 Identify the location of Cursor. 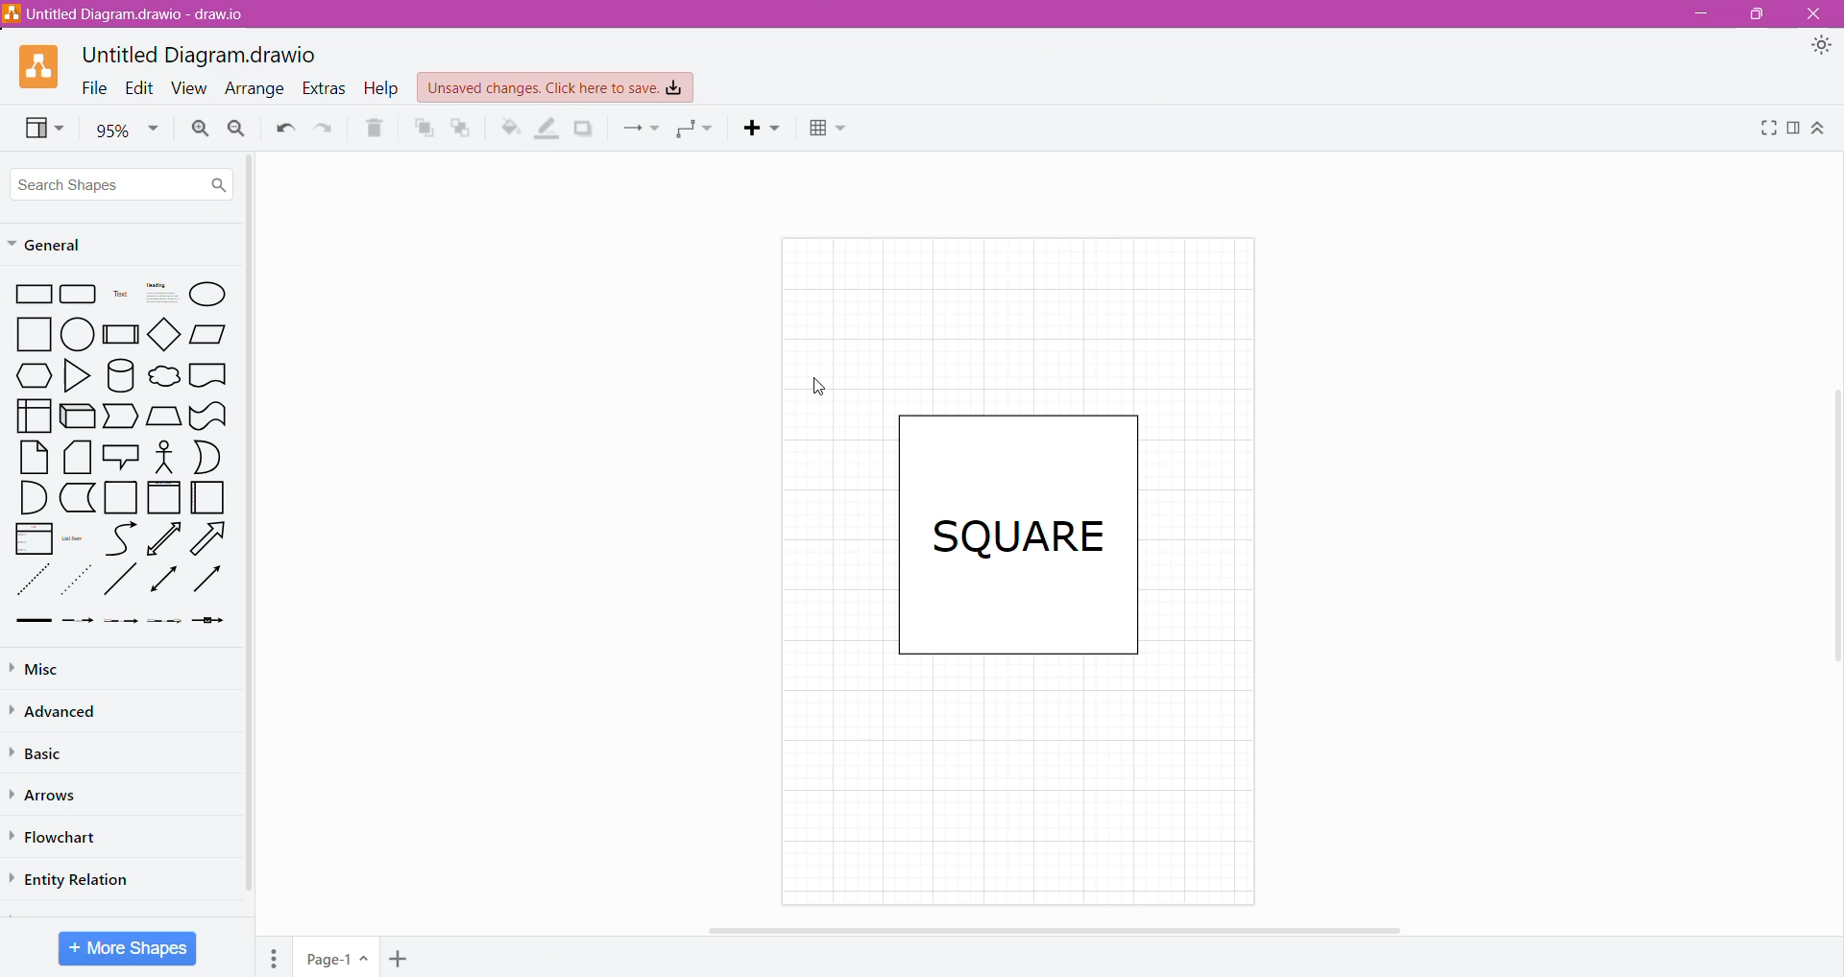
(813, 385).